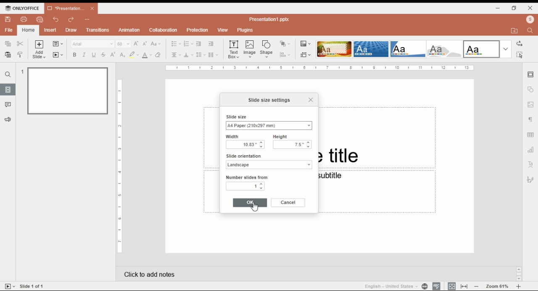 The image size is (538, 291). Describe the element at coordinates (516, 31) in the screenshot. I see `open file location` at that location.